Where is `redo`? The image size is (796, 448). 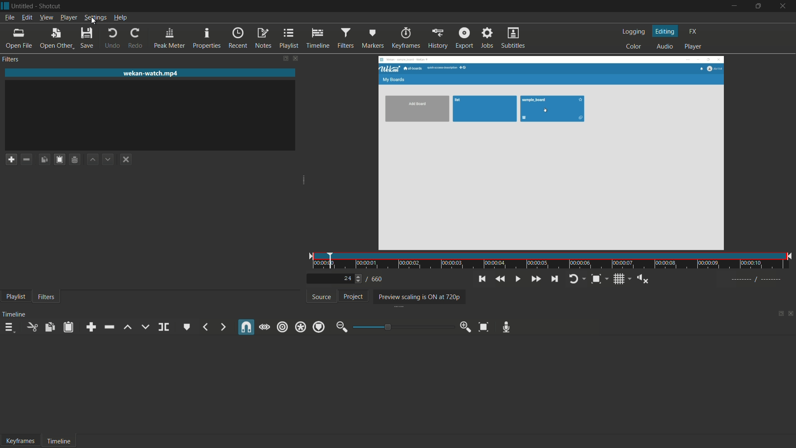
redo is located at coordinates (137, 38).